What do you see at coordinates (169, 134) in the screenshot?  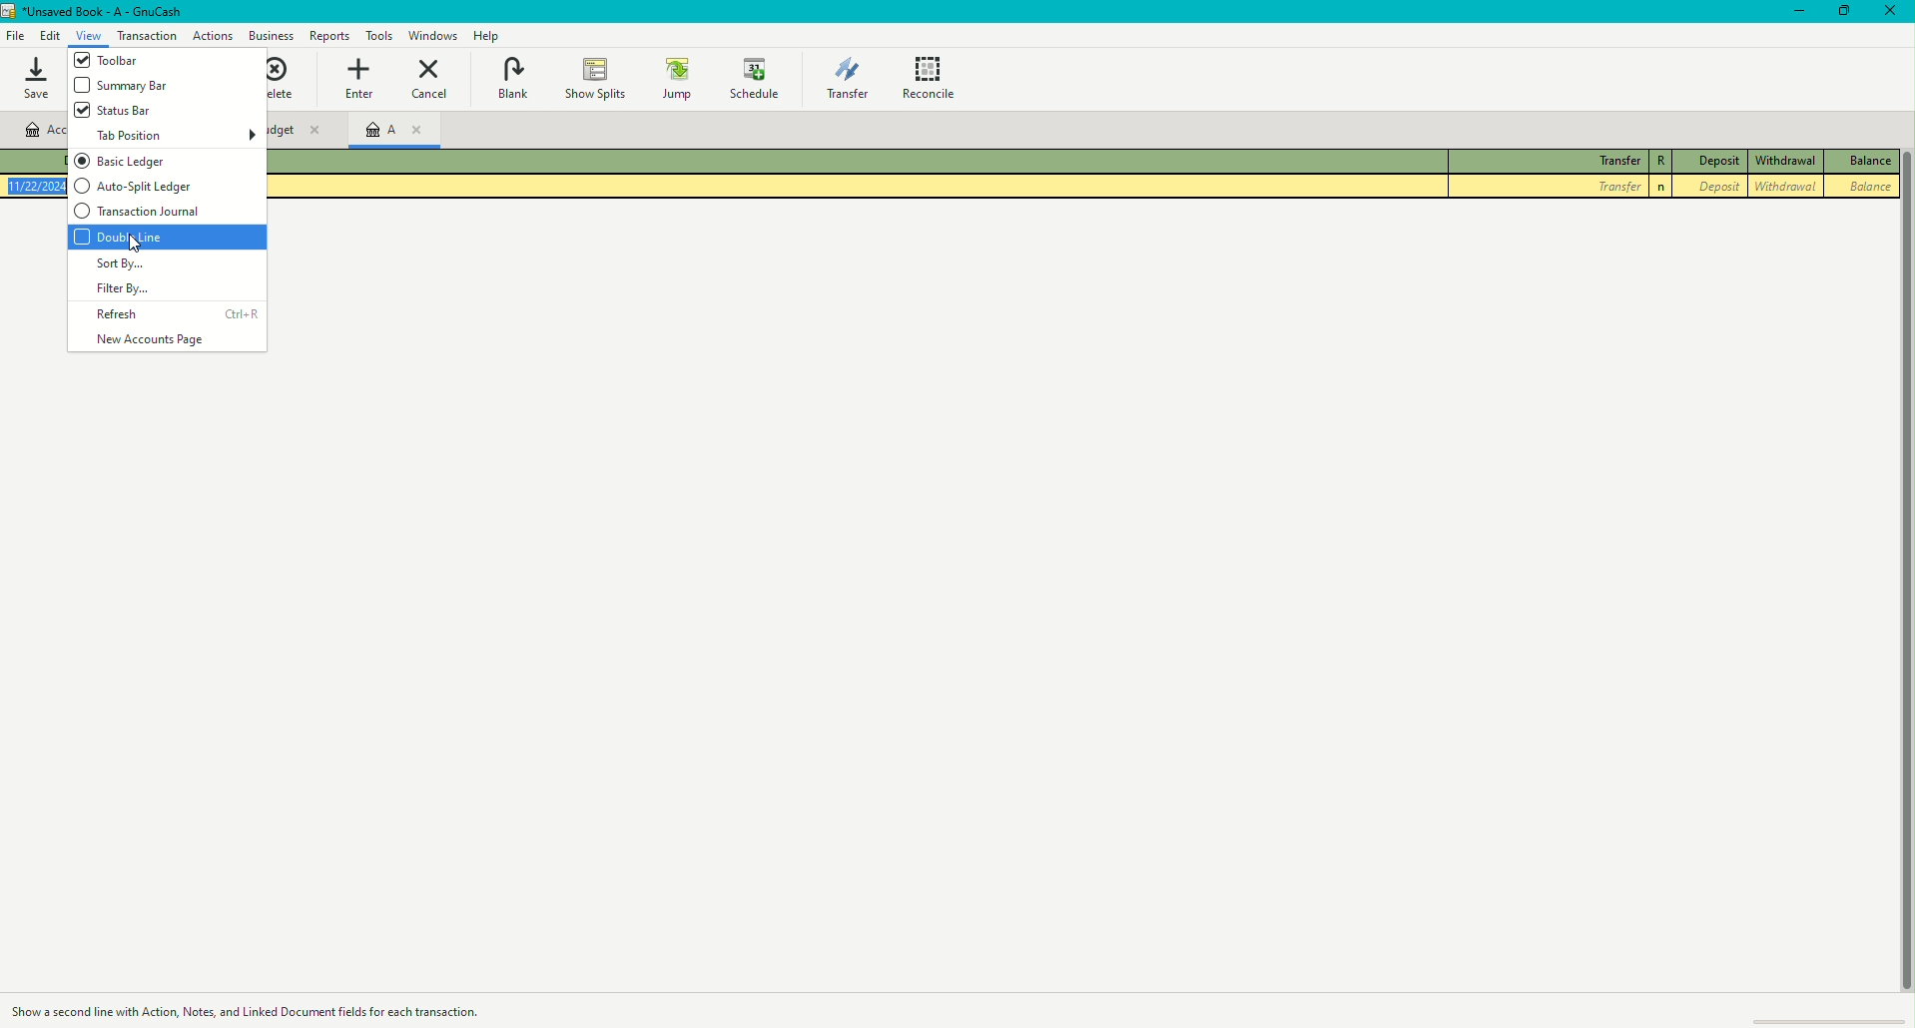 I see `Tab Position` at bounding box center [169, 134].